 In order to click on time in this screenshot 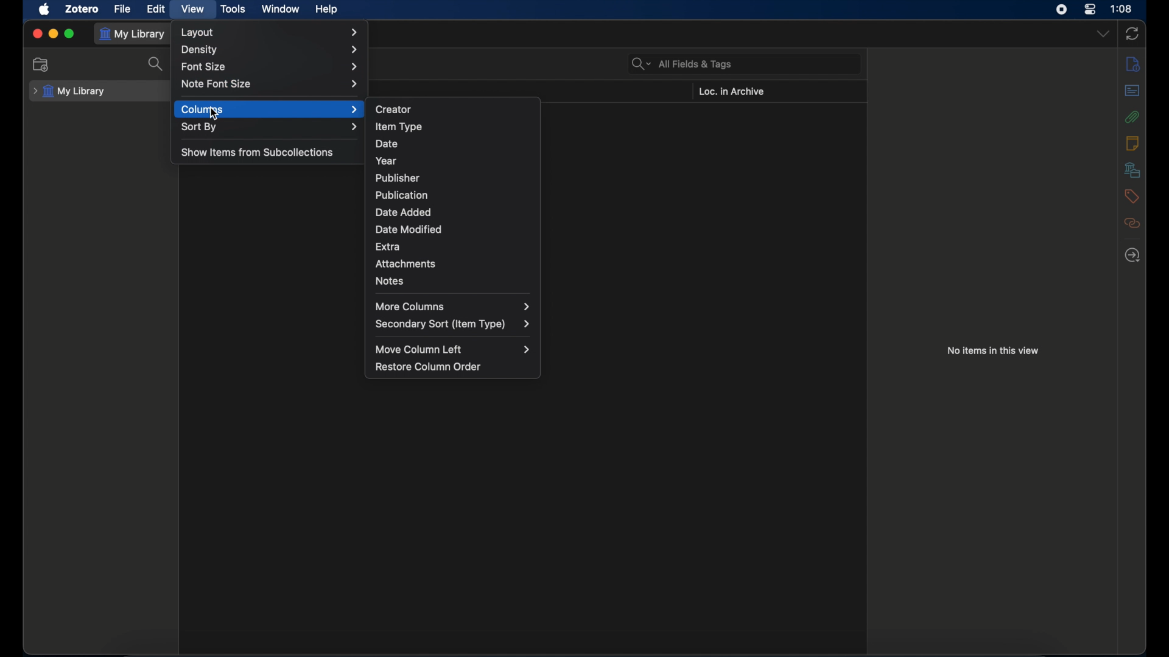, I will do `click(1122, 9)`.